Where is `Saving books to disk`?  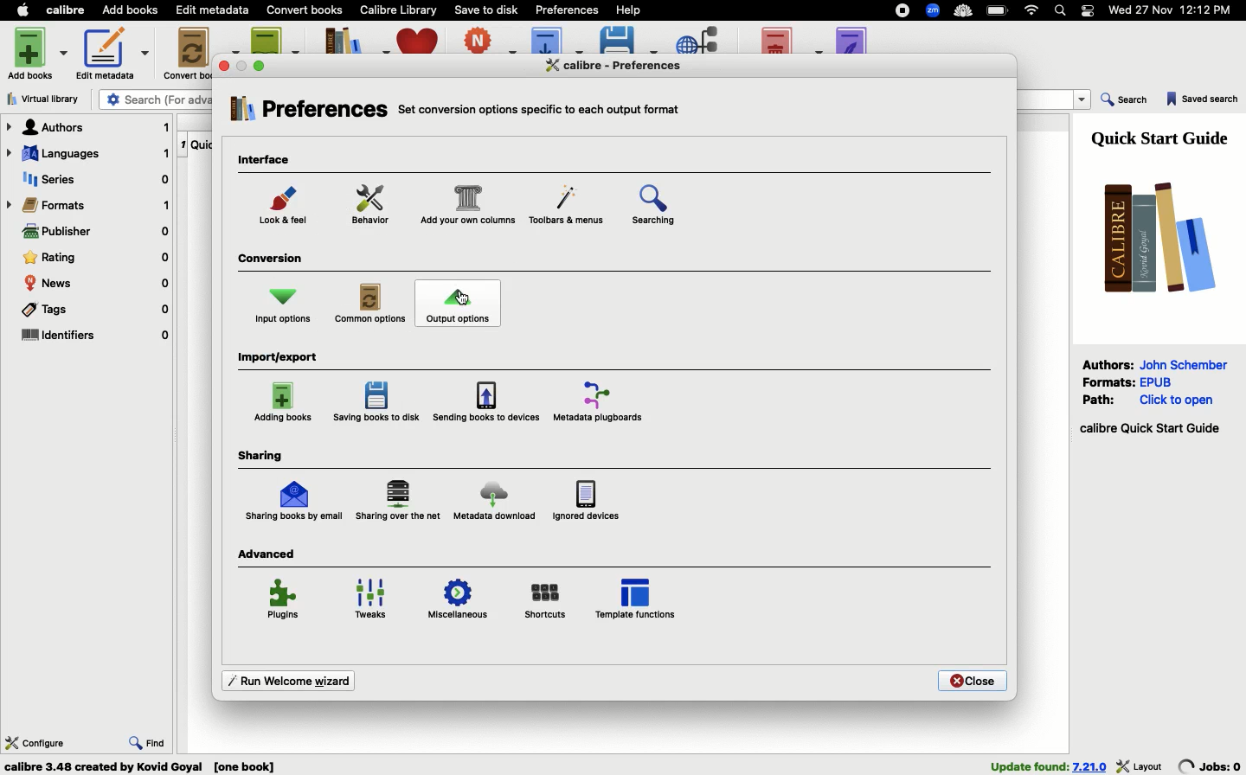 Saving books to disk is located at coordinates (379, 402).